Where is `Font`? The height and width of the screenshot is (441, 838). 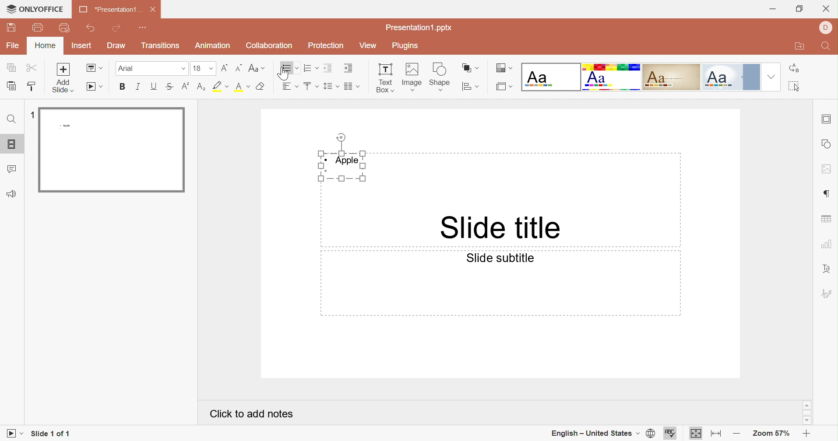 Font is located at coordinates (128, 69).